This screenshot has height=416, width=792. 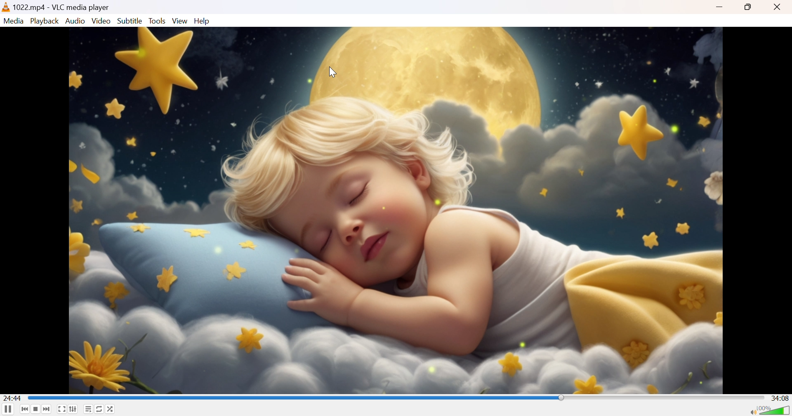 I want to click on Close, so click(x=778, y=7).